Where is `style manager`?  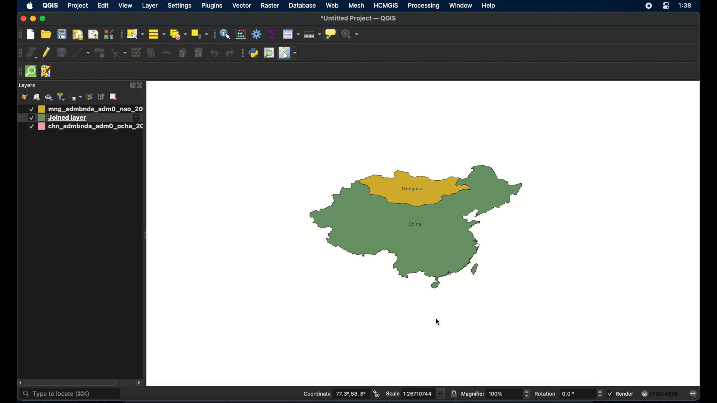
style manager is located at coordinates (108, 34).